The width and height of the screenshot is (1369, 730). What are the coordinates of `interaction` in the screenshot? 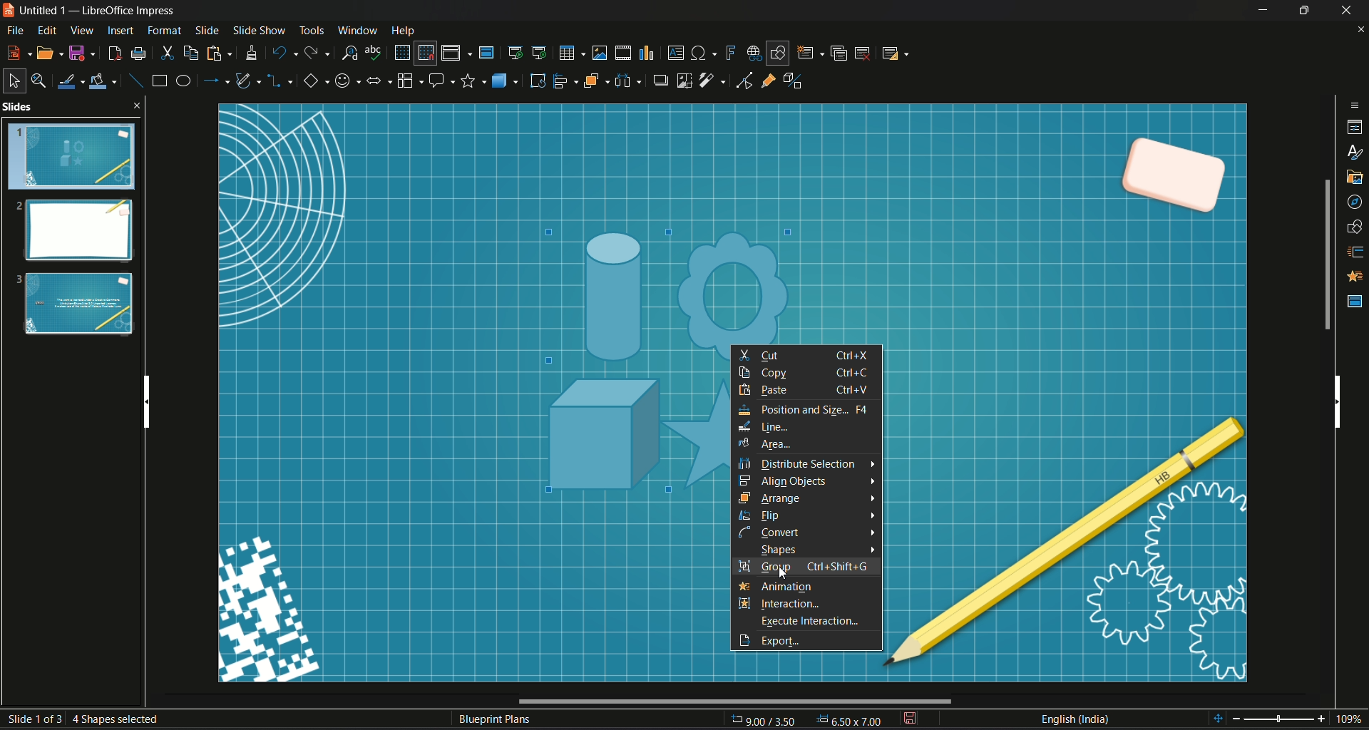 It's located at (790, 603).